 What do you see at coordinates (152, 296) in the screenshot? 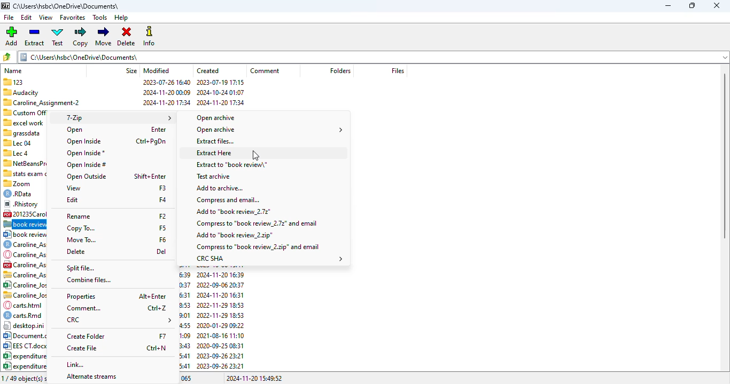
I see `shortcut for properties` at bounding box center [152, 296].